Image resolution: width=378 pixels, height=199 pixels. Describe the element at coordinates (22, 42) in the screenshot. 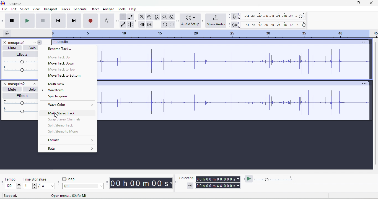

I see `track1` at that location.